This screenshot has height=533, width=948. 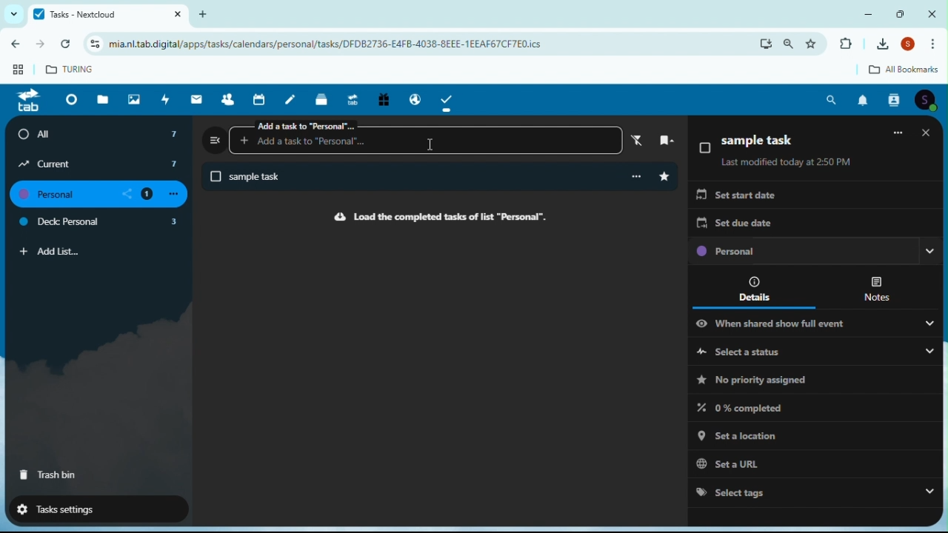 What do you see at coordinates (932, 13) in the screenshot?
I see `Close` at bounding box center [932, 13].